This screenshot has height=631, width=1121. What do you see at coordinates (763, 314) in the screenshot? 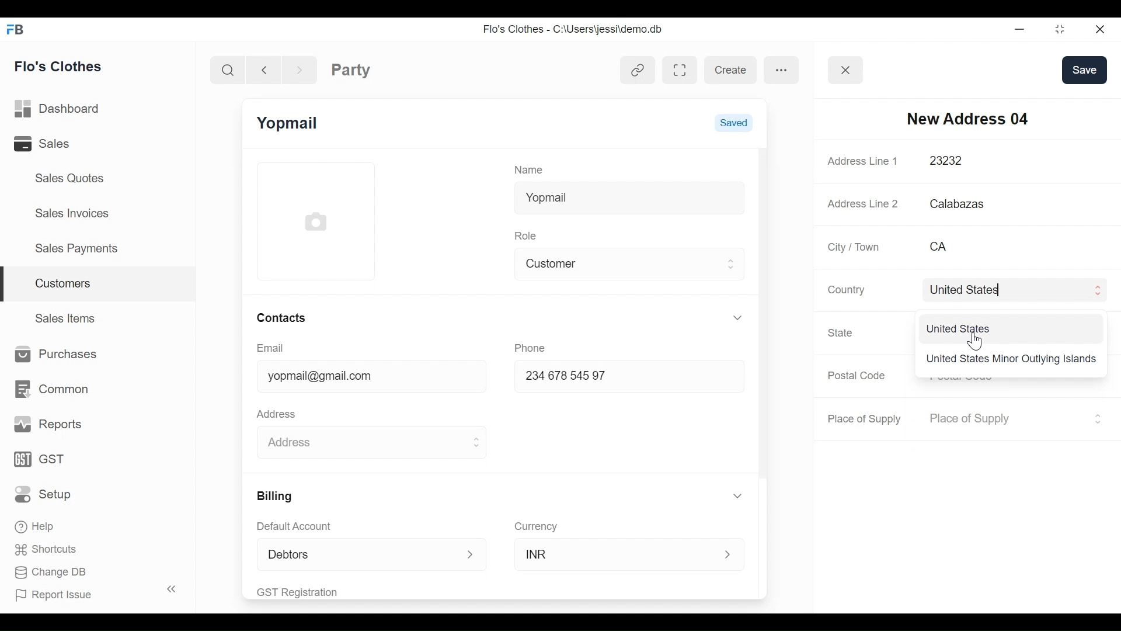
I see `Vertical Scroll bar` at bounding box center [763, 314].